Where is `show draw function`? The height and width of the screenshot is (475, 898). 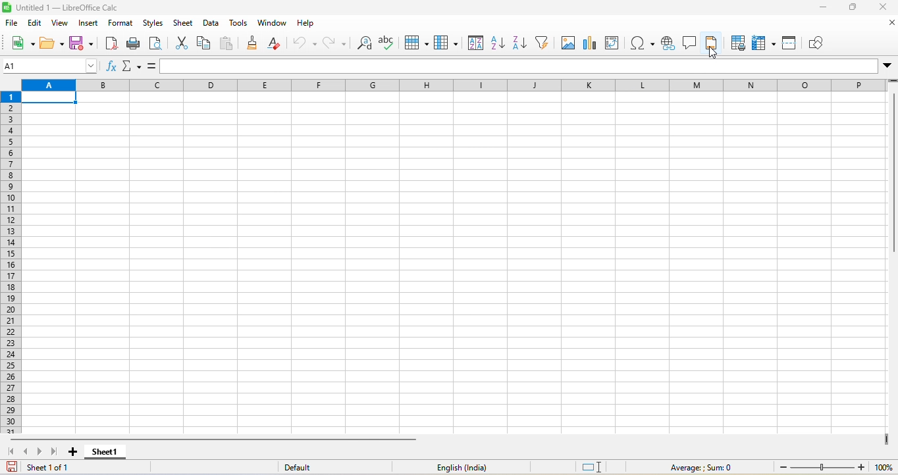 show draw function is located at coordinates (821, 42).